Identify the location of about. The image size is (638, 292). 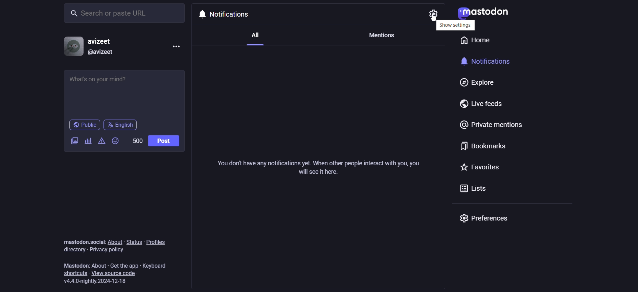
(100, 266).